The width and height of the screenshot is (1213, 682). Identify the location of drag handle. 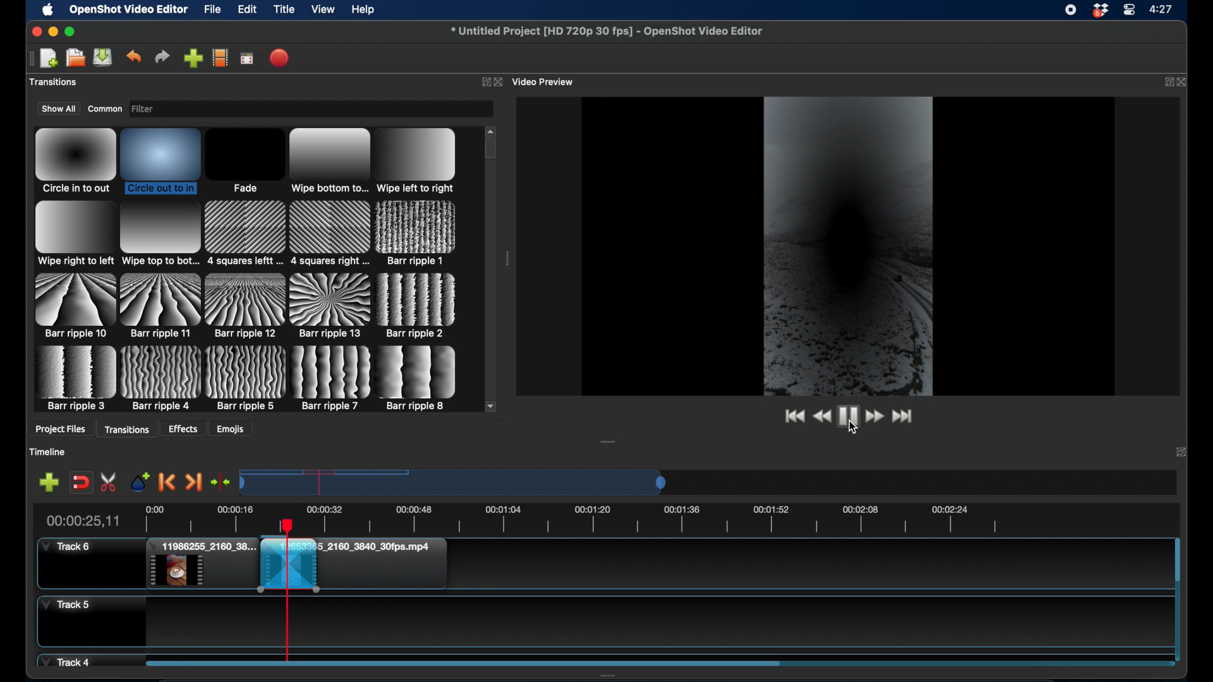
(30, 57).